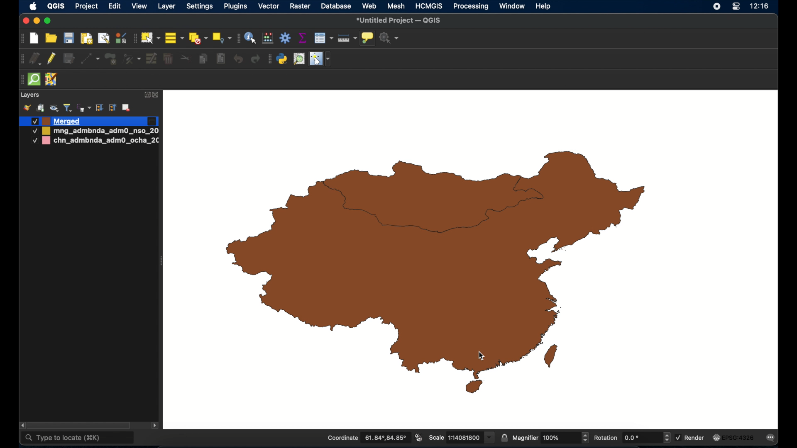  What do you see at coordinates (417, 437) in the screenshot?
I see `toggle extents and mouse position display` at bounding box center [417, 437].